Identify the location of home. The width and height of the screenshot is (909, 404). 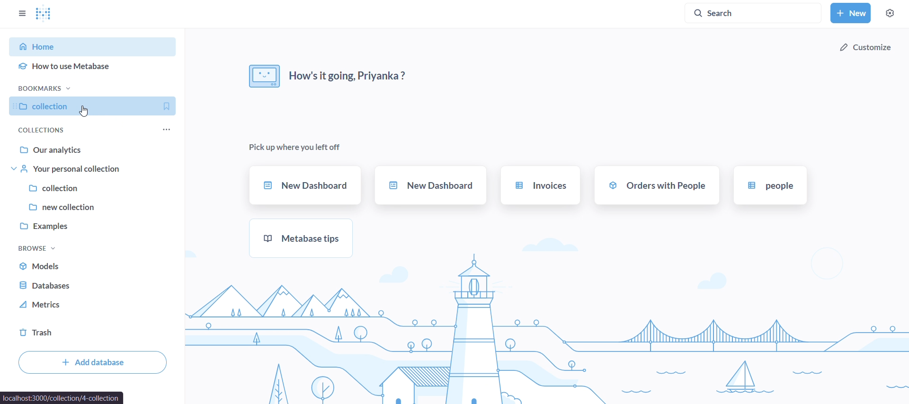
(97, 46).